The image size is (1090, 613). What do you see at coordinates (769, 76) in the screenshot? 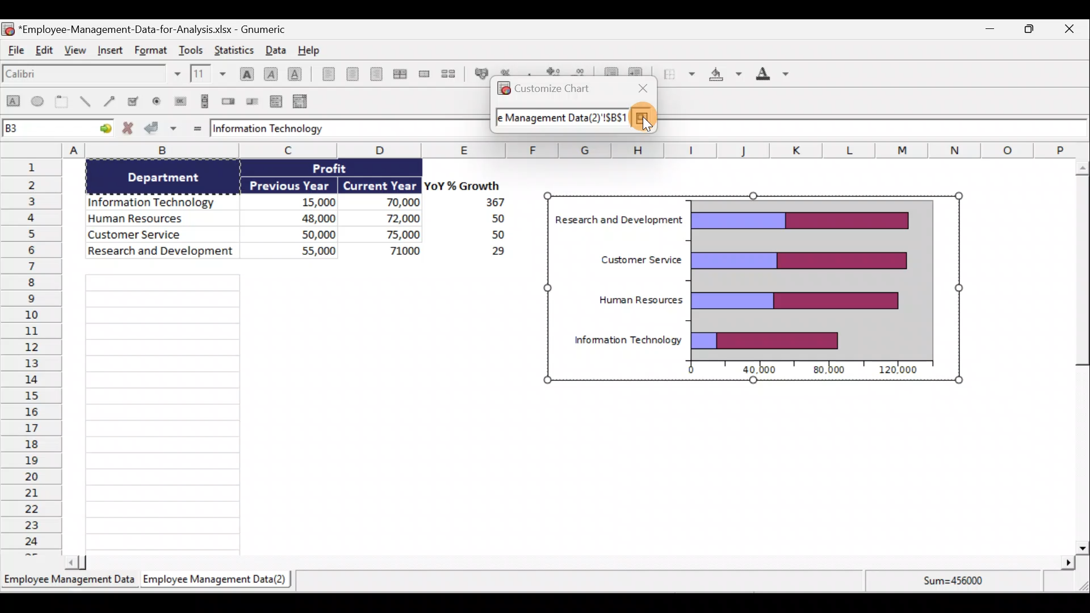
I see `Foreground` at bounding box center [769, 76].